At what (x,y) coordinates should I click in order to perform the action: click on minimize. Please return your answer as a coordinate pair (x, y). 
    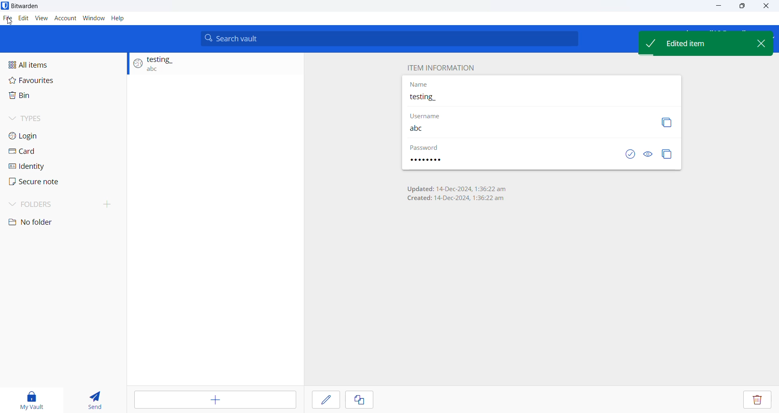
    Looking at the image, I should click on (717, 9).